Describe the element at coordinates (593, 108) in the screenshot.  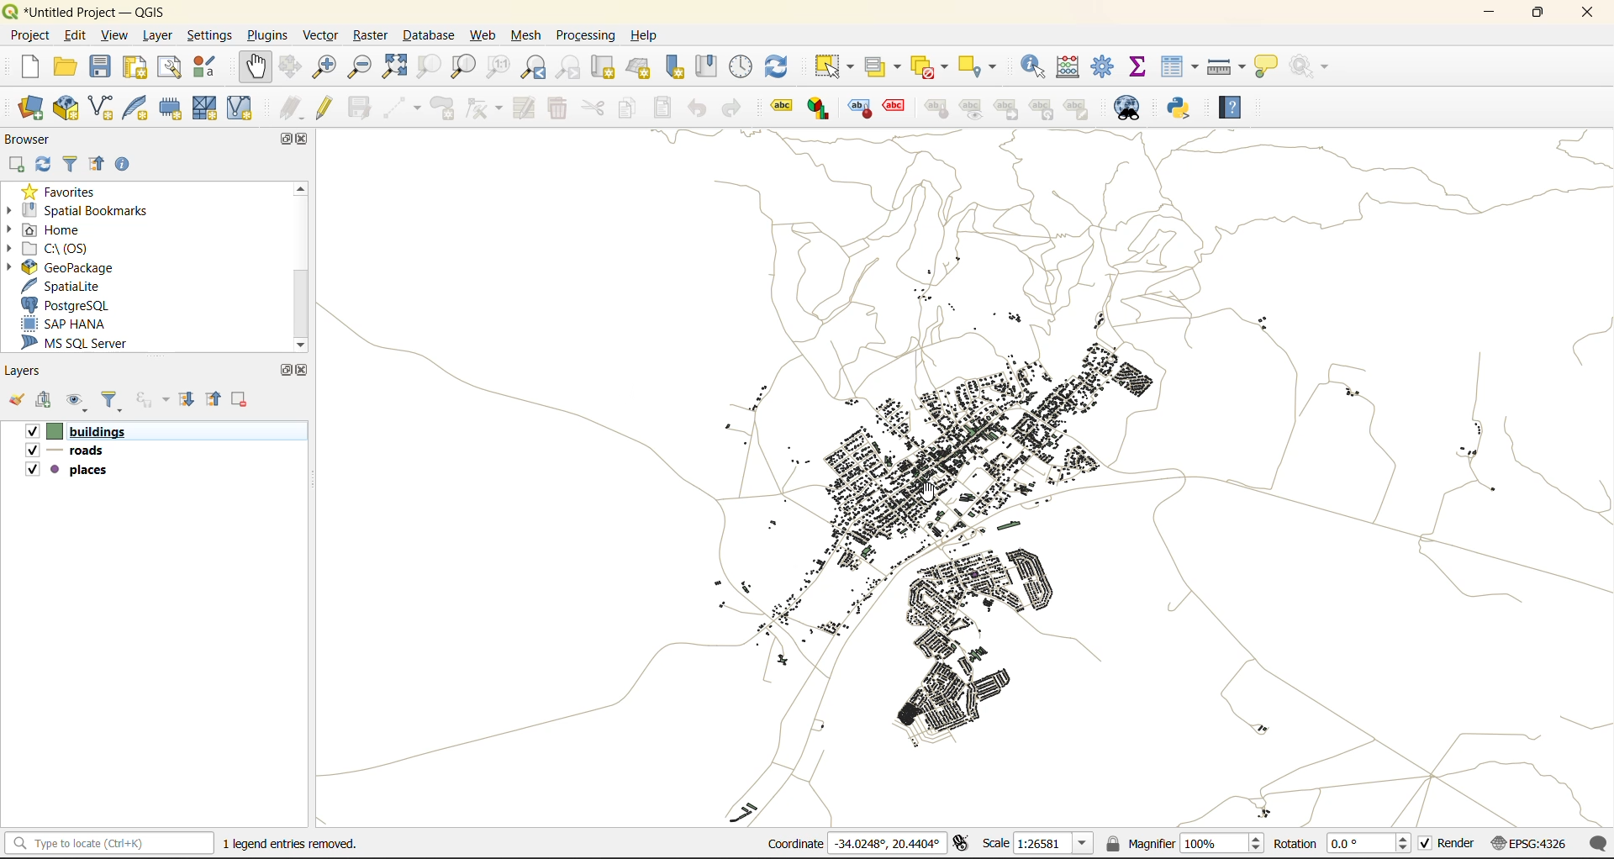
I see `cut` at that location.